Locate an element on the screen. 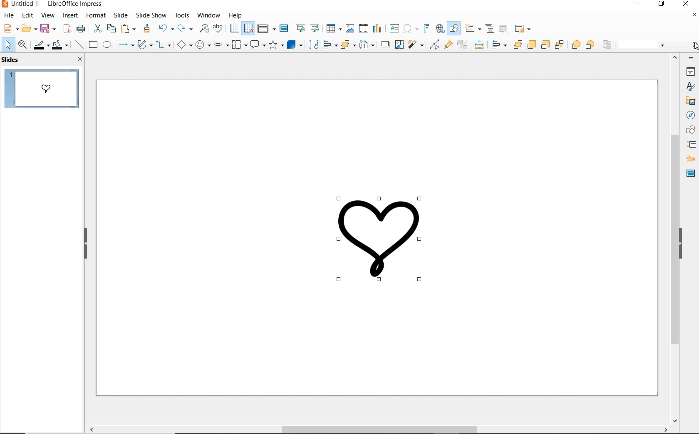 This screenshot has width=699, height=434. bring to front is located at coordinates (517, 43).